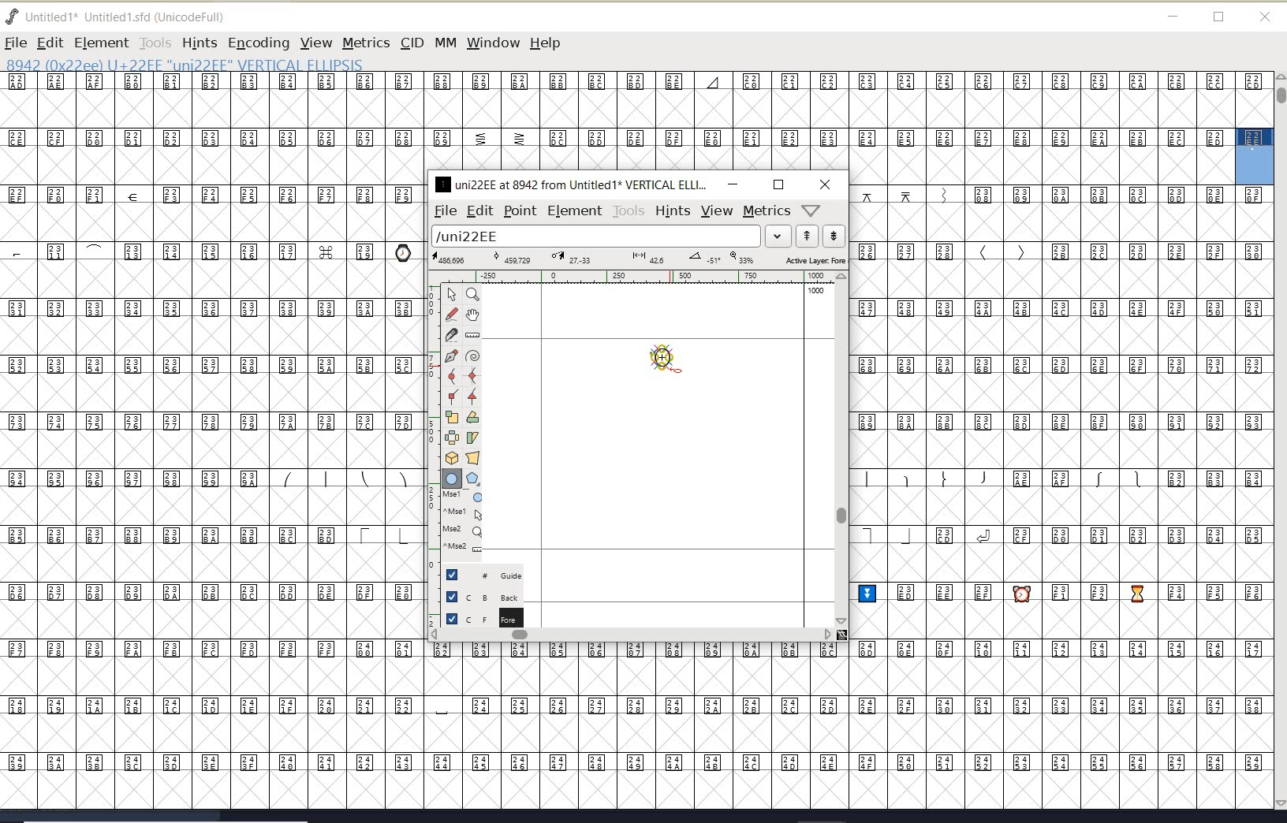 The height and width of the screenshot is (823, 1287). What do you see at coordinates (472, 294) in the screenshot?
I see `magnify` at bounding box center [472, 294].